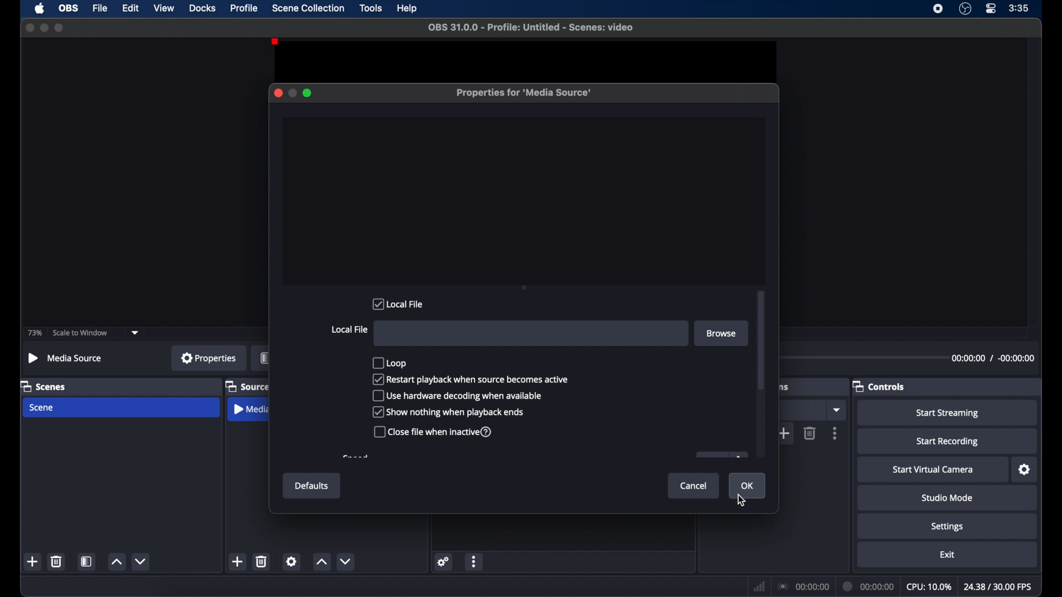 This screenshot has height=597, width=1062. What do you see at coordinates (29, 28) in the screenshot?
I see `close` at bounding box center [29, 28].